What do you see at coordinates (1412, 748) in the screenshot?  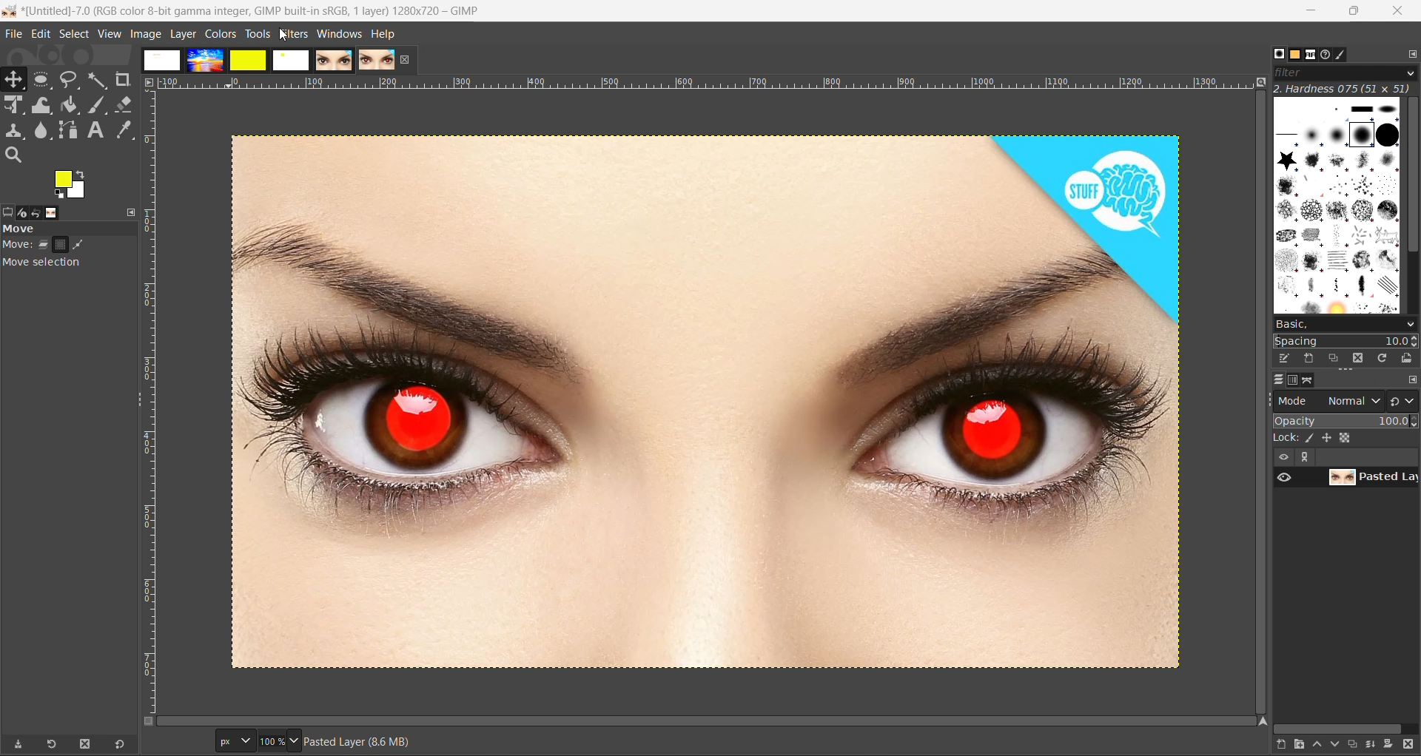 I see `delete this layer` at bounding box center [1412, 748].